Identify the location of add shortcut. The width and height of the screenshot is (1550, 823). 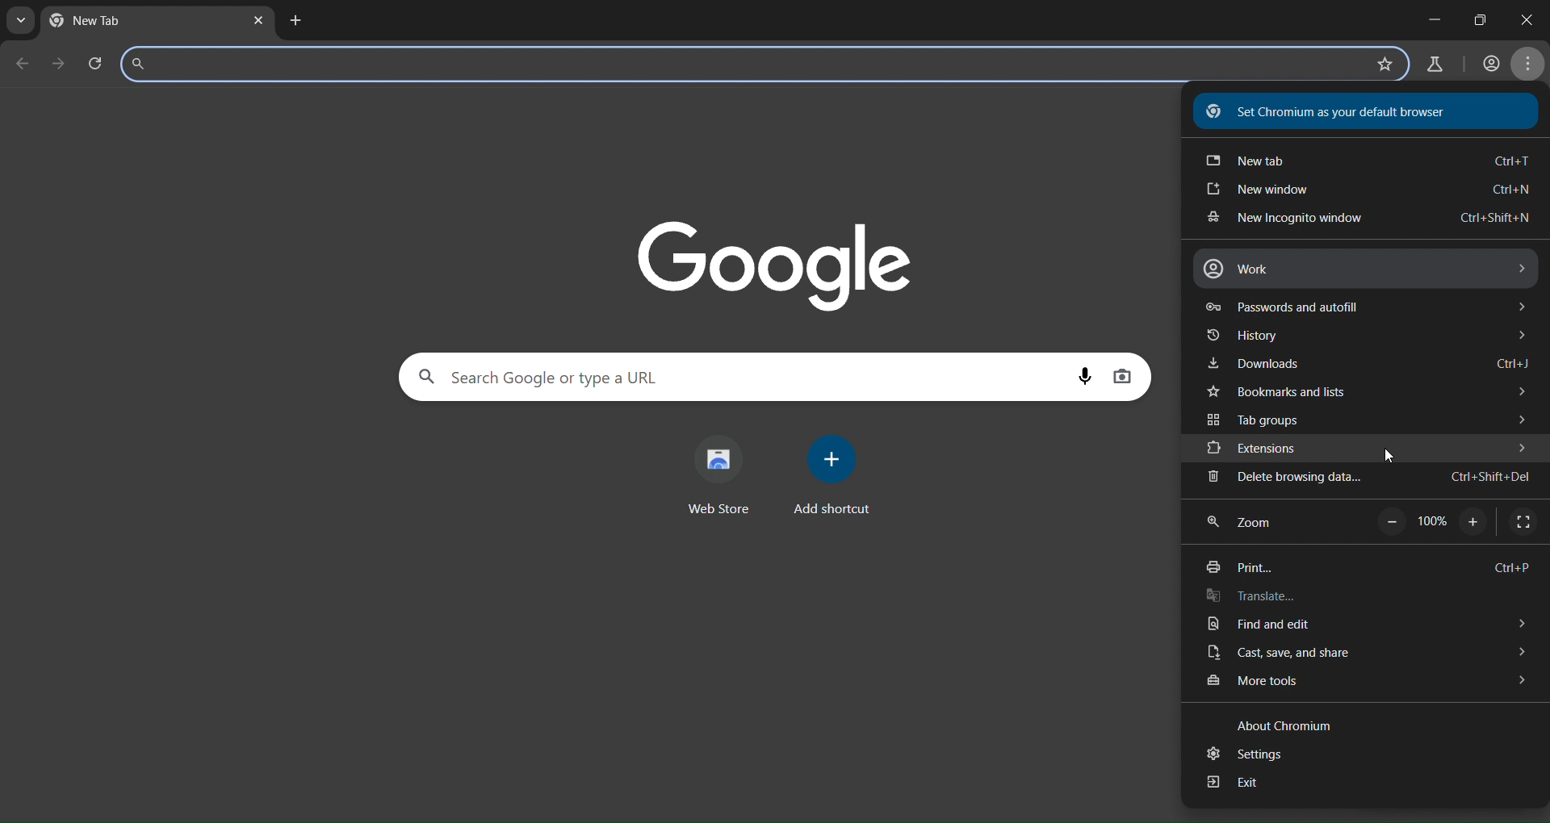
(832, 474).